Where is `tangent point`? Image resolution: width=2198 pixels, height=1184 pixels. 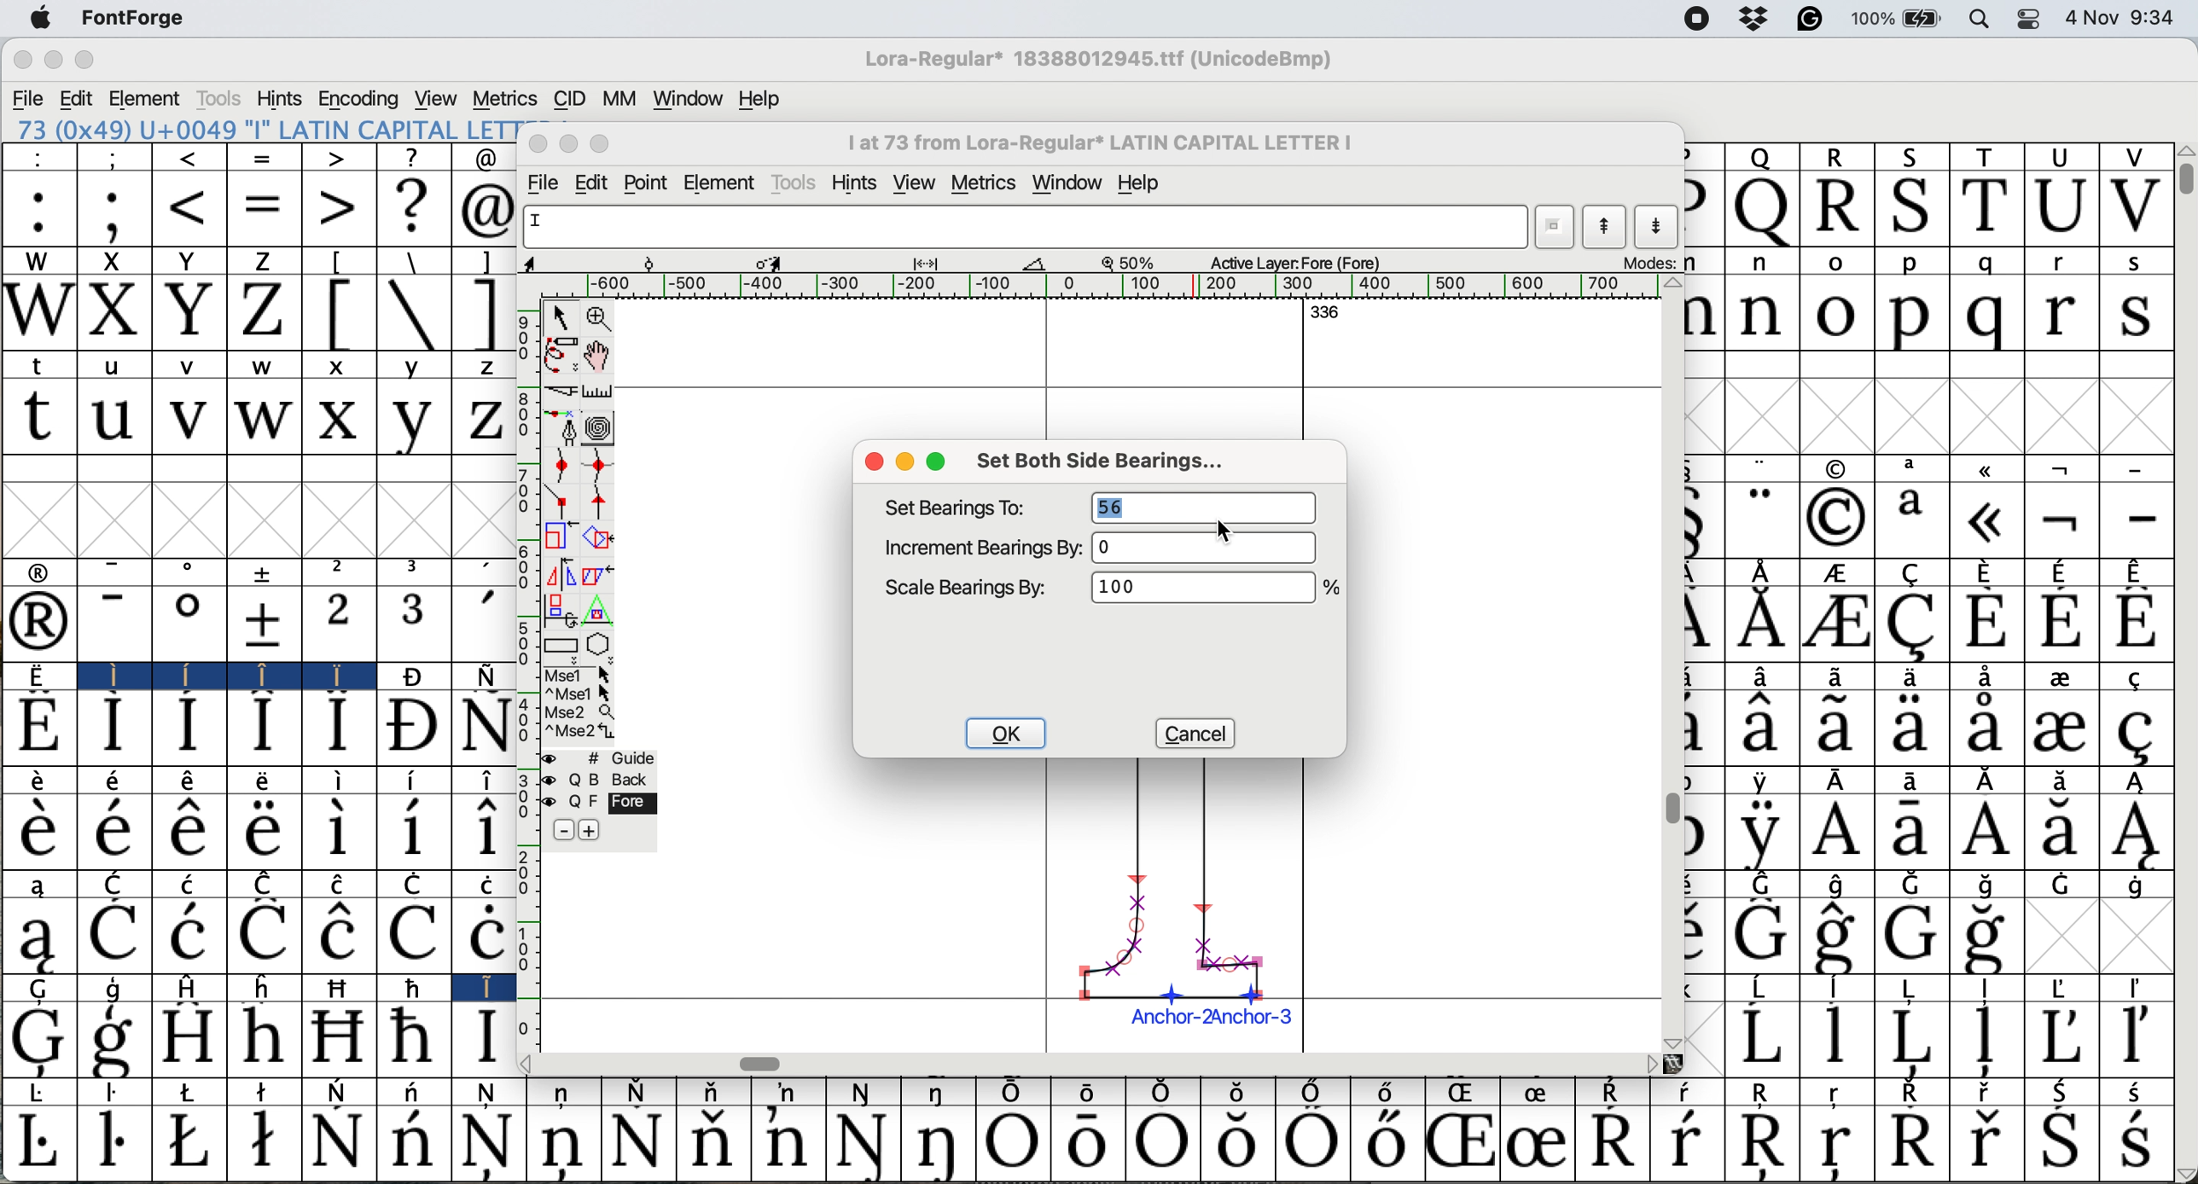
tangent point is located at coordinates (602, 502).